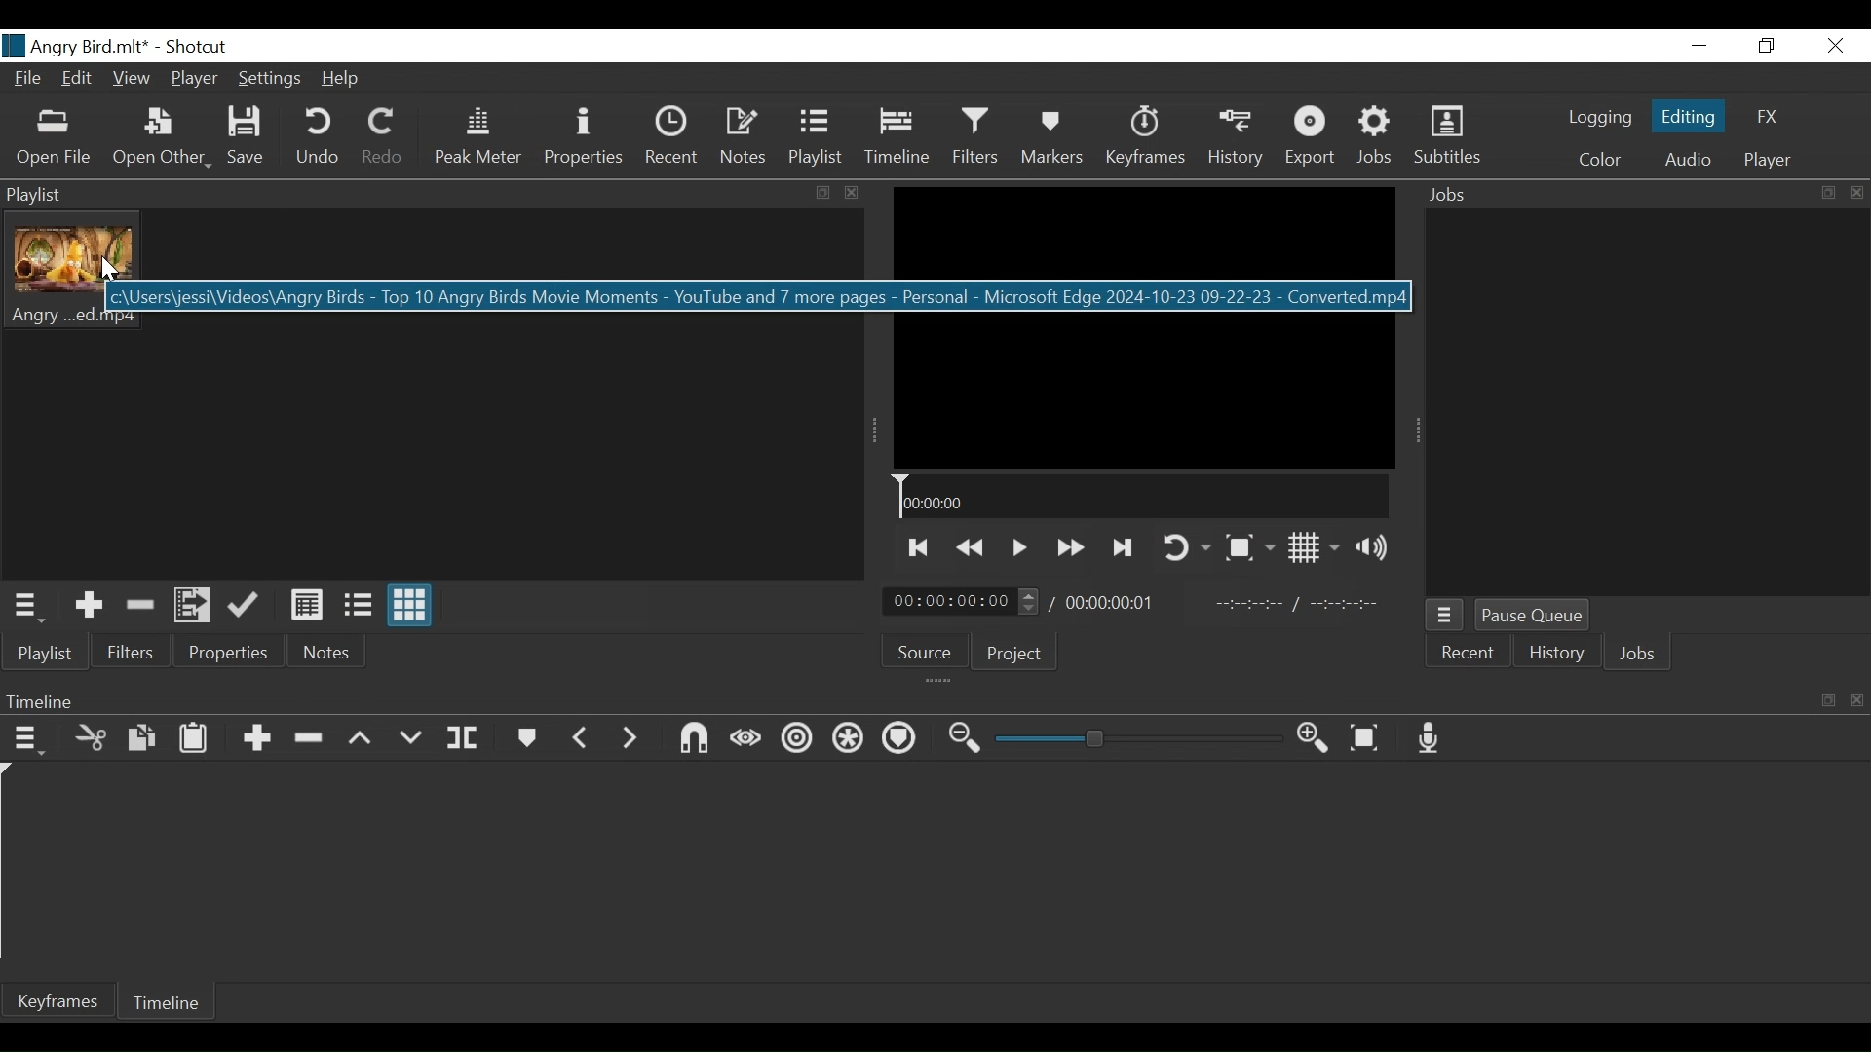 Image resolution: width=1871 pixels, height=1052 pixels. What do you see at coordinates (1765, 47) in the screenshot?
I see `Restore` at bounding box center [1765, 47].